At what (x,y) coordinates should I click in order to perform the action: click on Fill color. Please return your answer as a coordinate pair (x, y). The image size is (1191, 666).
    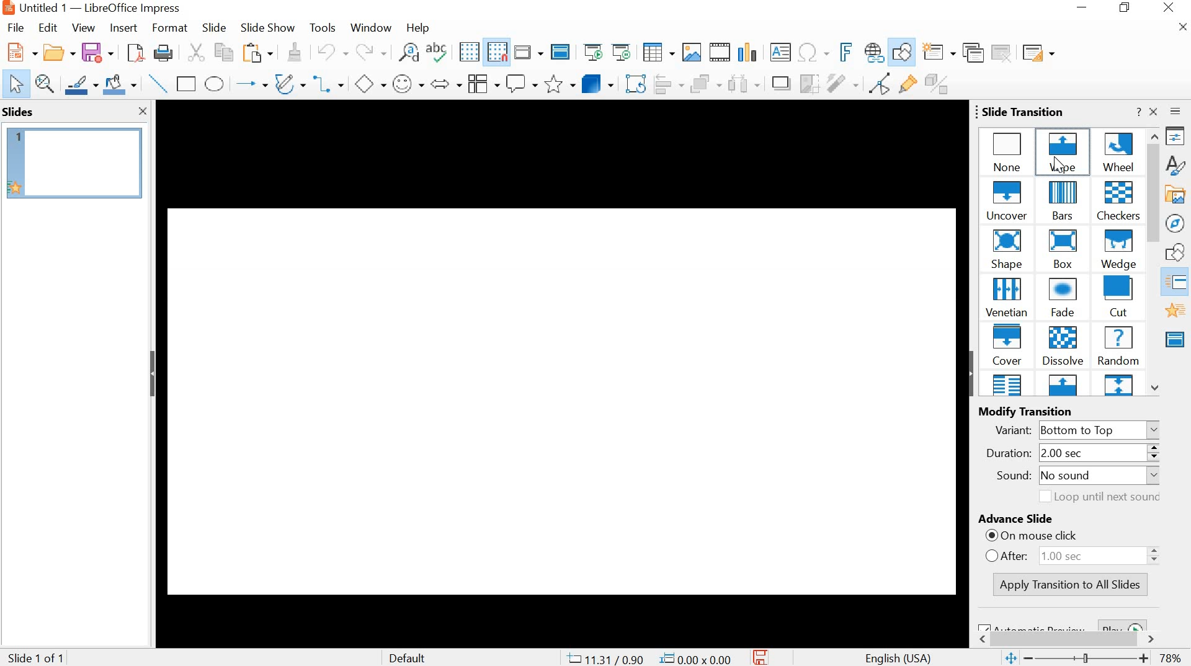
    Looking at the image, I should click on (120, 84).